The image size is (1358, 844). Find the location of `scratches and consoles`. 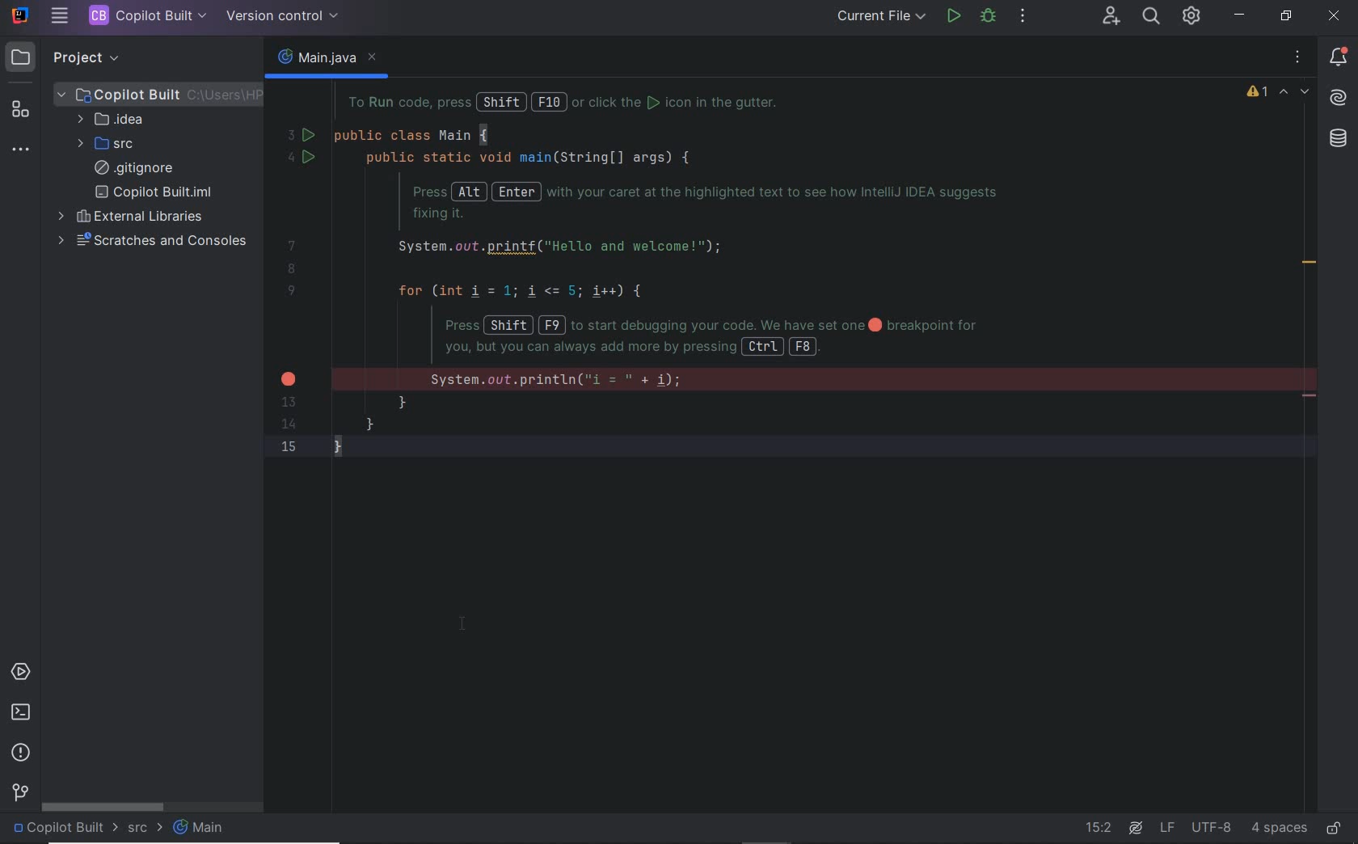

scratches and consoles is located at coordinates (153, 243).